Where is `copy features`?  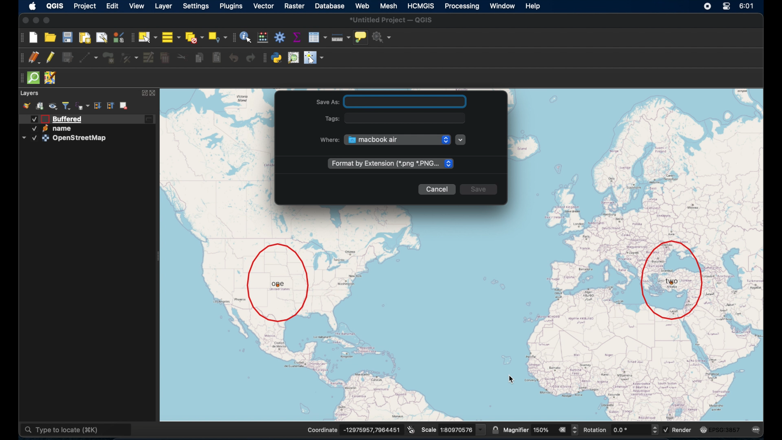 copy features is located at coordinates (199, 58).